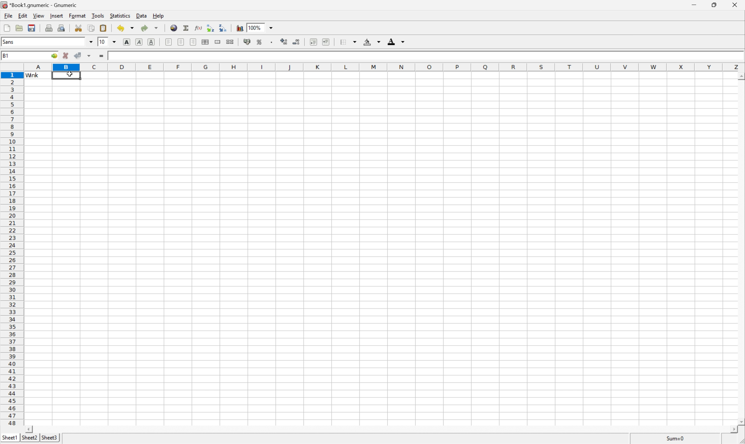 Image resolution: width=745 pixels, height=444 pixels. Describe the element at coordinates (313, 42) in the screenshot. I see `decrease indent` at that location.